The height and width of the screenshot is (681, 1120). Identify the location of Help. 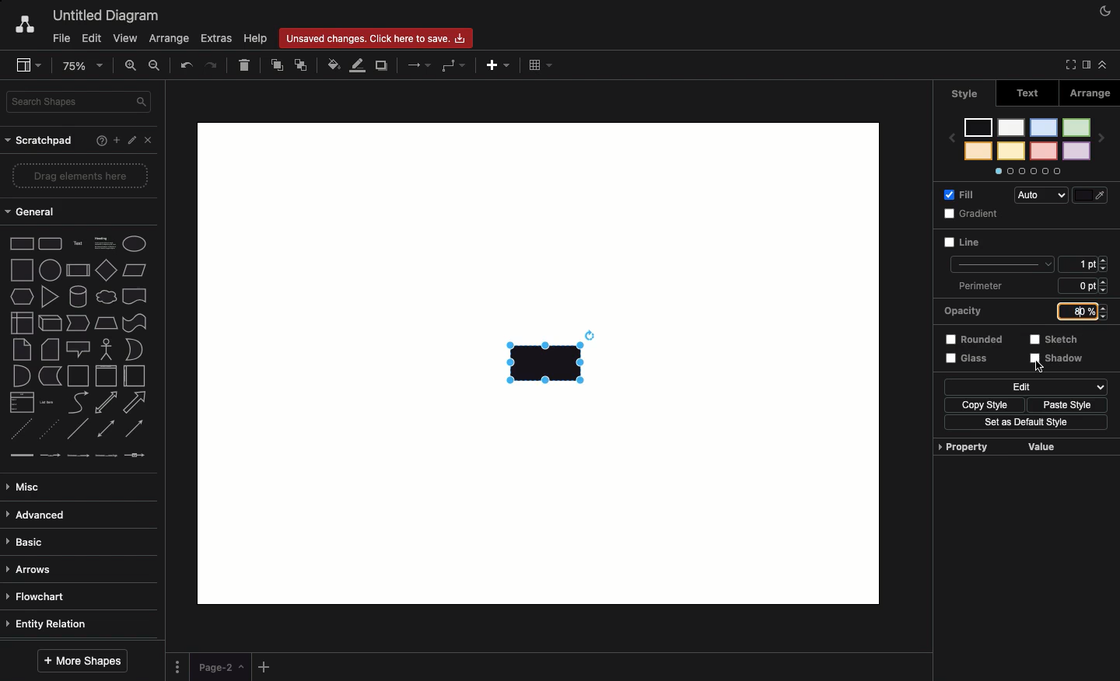
(257, 39).